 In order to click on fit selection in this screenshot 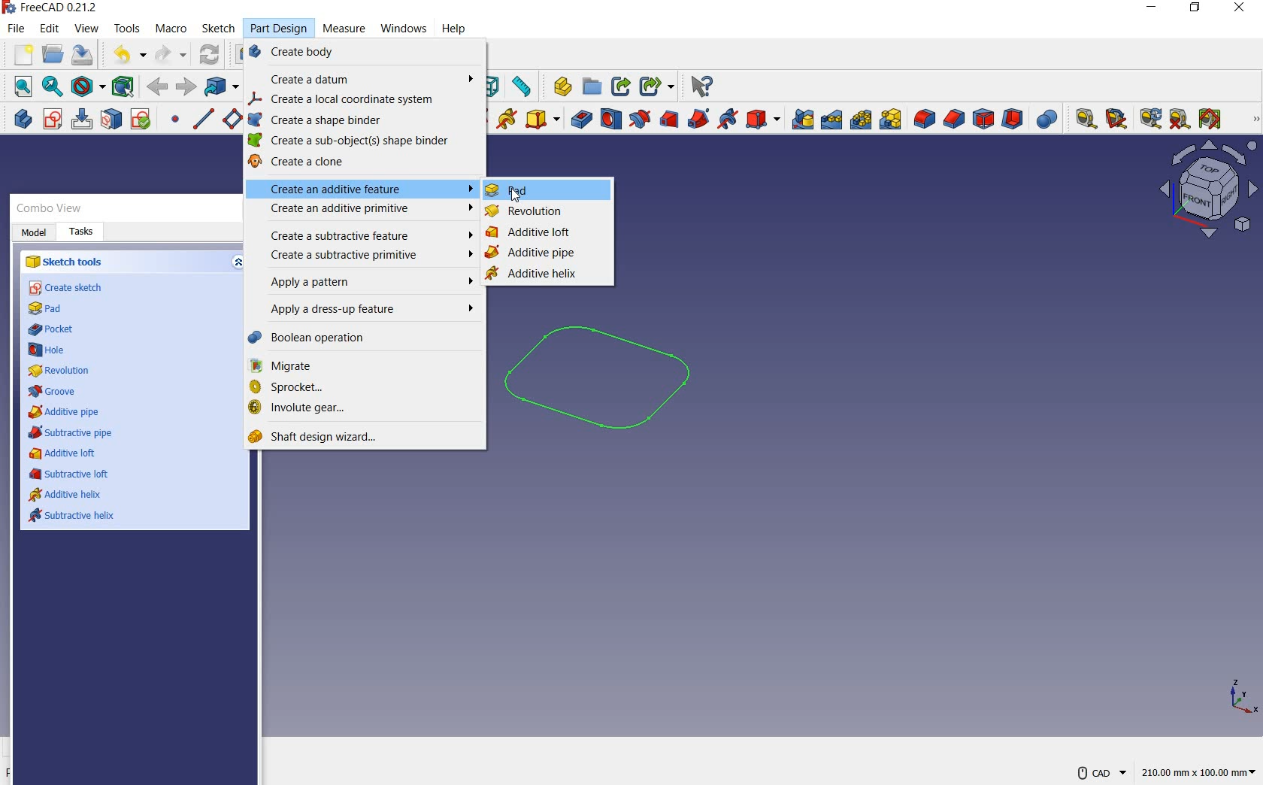, I will do `click(53, 88)`.